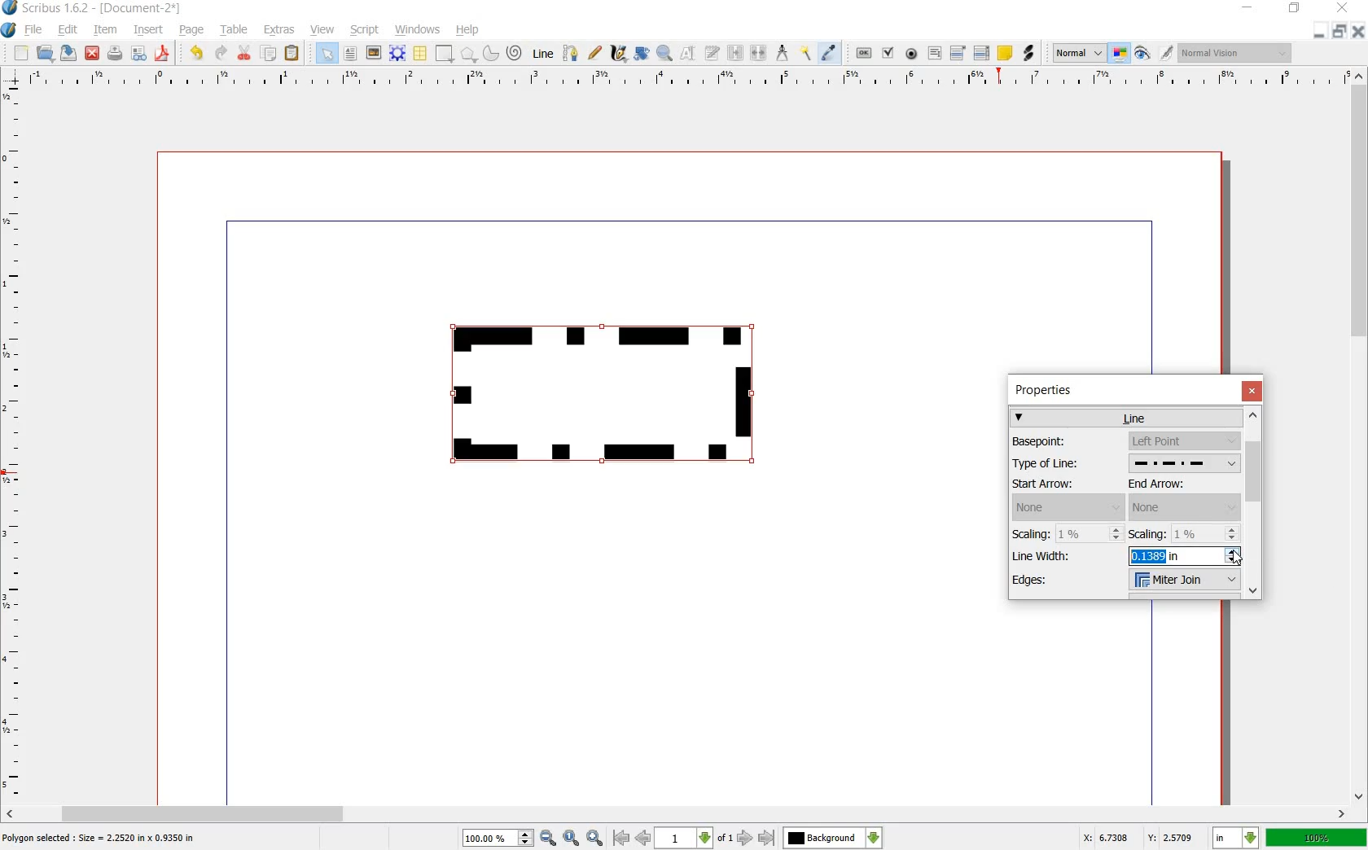 This screenshot has height=850, width=1368. What do you see at coordinates (194, 54) in the screenshot?
I see `UNDO` at bounding box center [194, 54].